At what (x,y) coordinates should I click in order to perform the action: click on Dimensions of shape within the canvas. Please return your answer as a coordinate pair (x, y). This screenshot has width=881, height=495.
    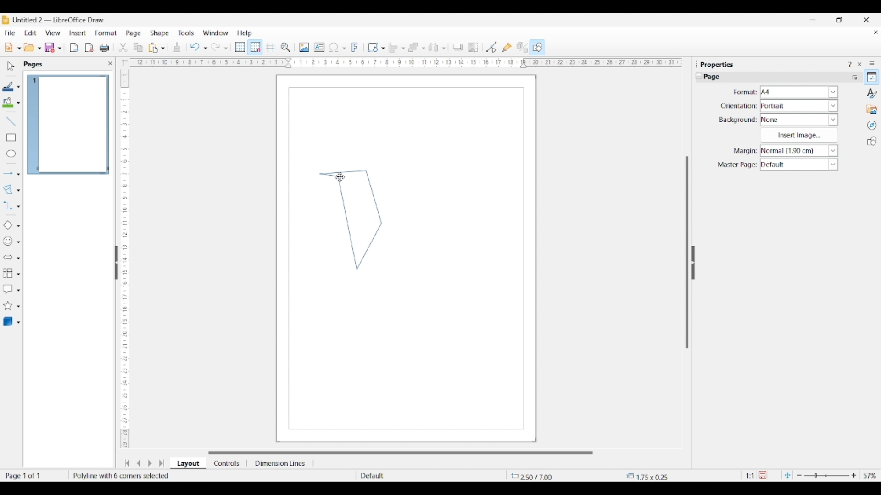
    Looking at the image, I should click on (656, 476).